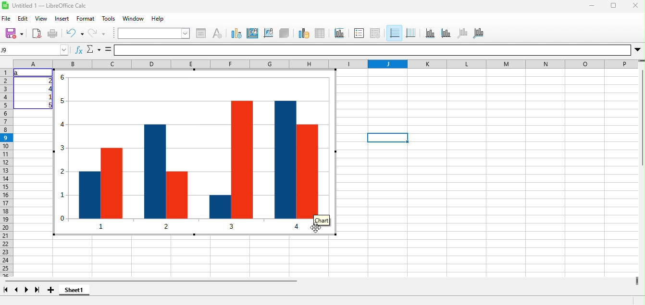 The image size is (645, 305). I want to click on chart type, so click(236, 34).